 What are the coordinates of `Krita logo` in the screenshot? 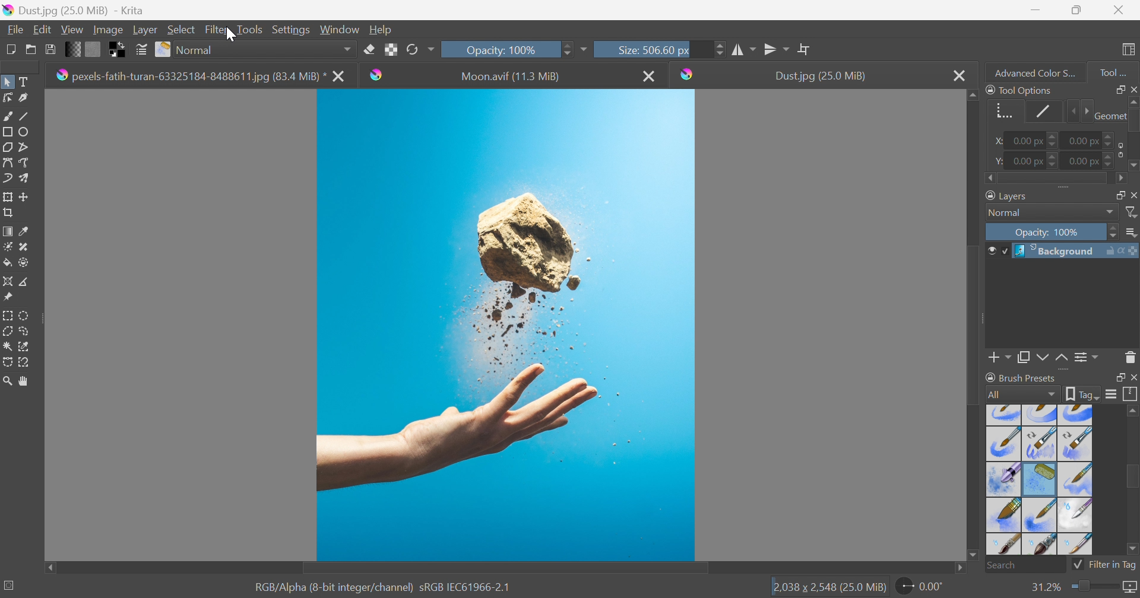 It's located at (688, 74).